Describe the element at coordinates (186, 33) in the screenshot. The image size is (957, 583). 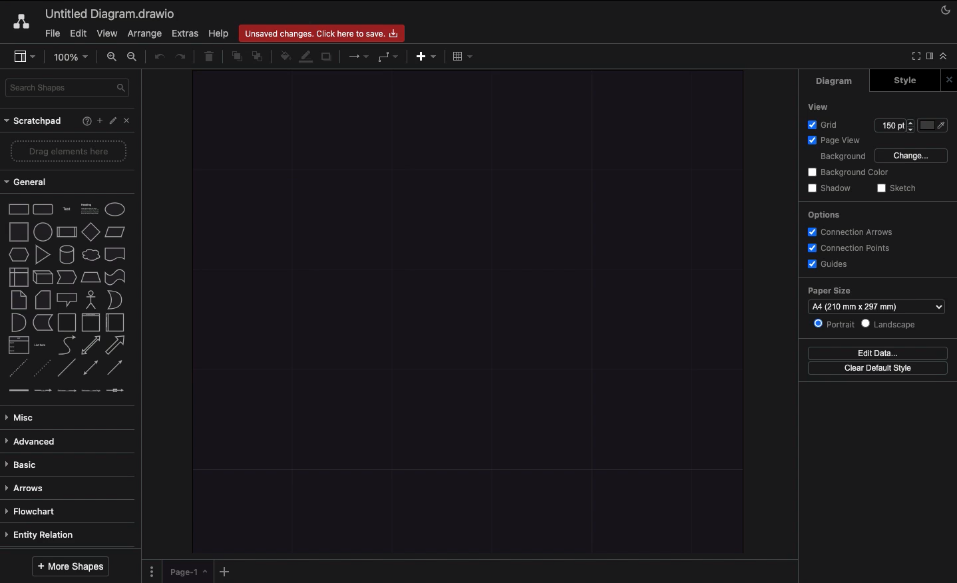
I see `Extras` at that location.